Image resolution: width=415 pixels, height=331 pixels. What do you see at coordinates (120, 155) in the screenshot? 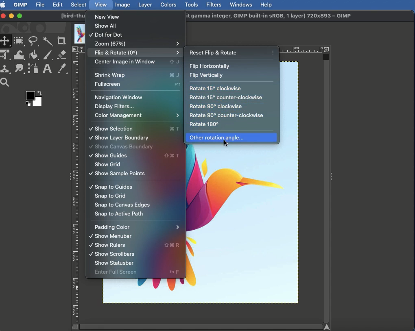
I see `Show guides` at bounding box center [120, 155].